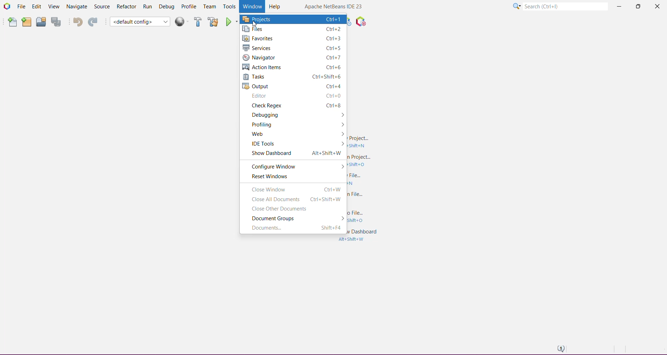 The image size is (667, 355). Describe the element at coordinates (341, 218) in the screenshot. I see `More Options` at that location.